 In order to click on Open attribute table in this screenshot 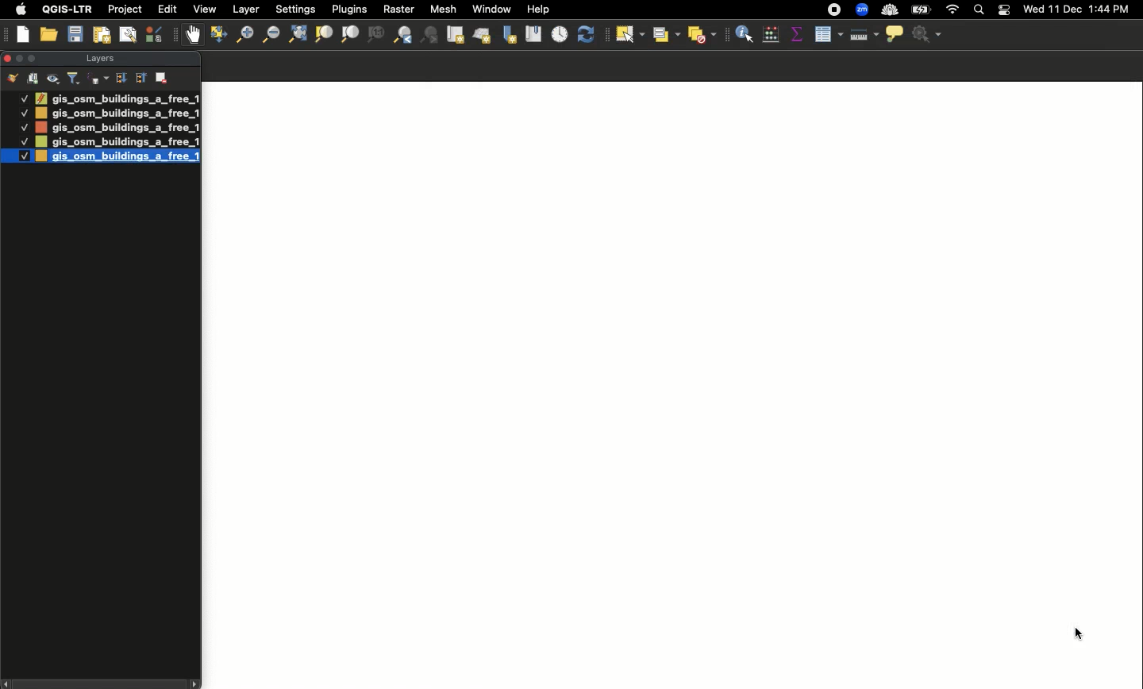, I will do `click(827, 35)`.